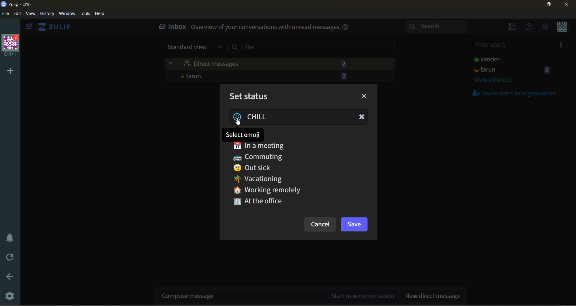  I want to click on settings menu, so click(547, 28).